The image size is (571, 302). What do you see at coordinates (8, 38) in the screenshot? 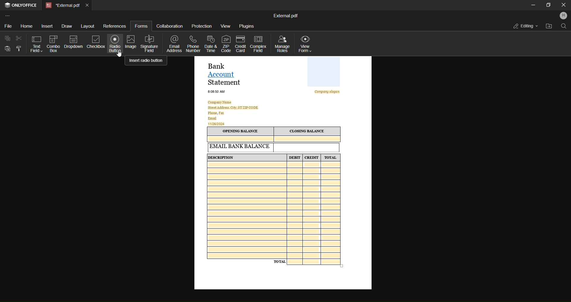
I see `copy` at bounding box center [8, 38].